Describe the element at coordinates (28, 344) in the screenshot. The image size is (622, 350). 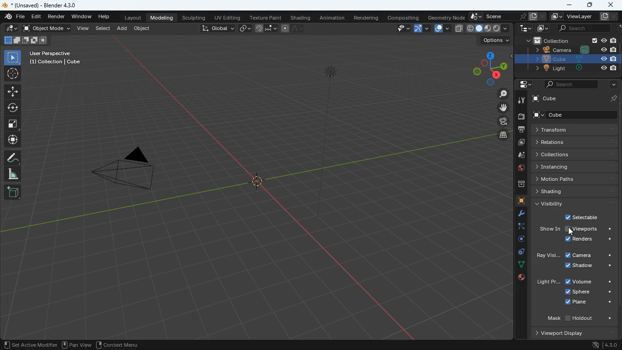
I see `set achive modifier` at that location.